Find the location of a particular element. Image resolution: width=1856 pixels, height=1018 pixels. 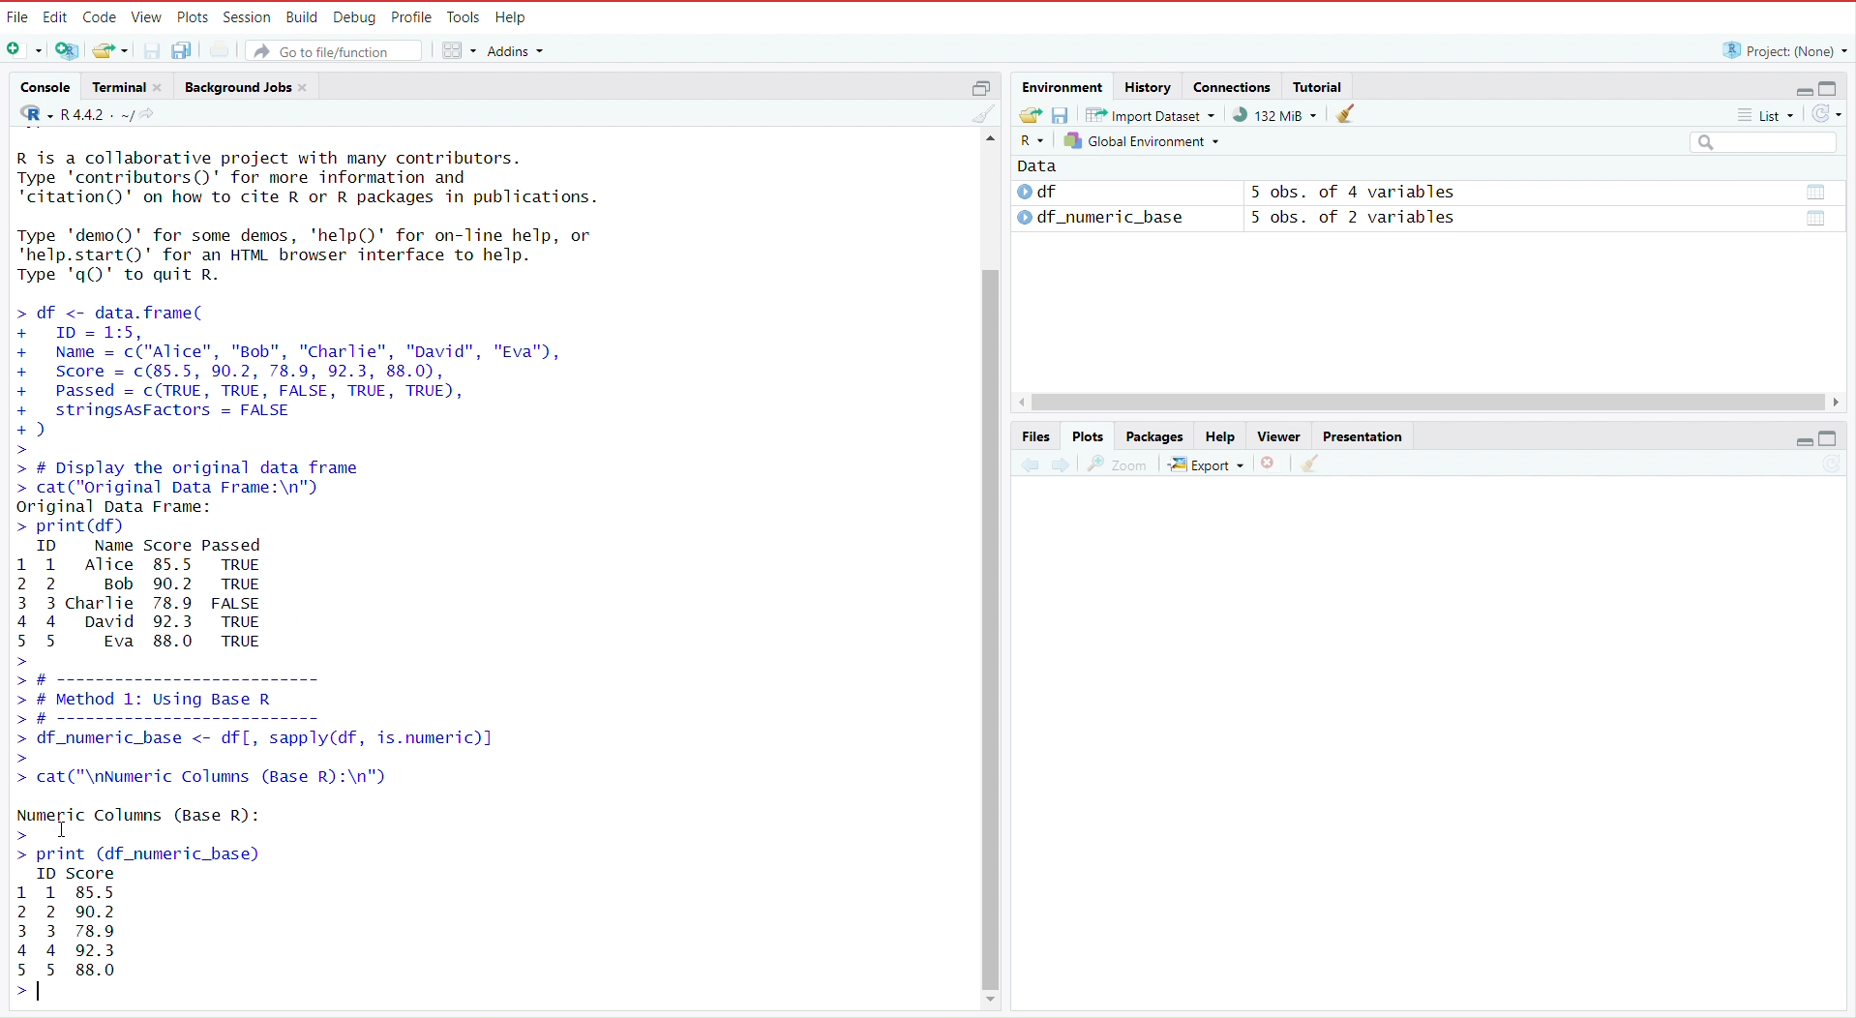

list is located at coordinates (1773, 114).